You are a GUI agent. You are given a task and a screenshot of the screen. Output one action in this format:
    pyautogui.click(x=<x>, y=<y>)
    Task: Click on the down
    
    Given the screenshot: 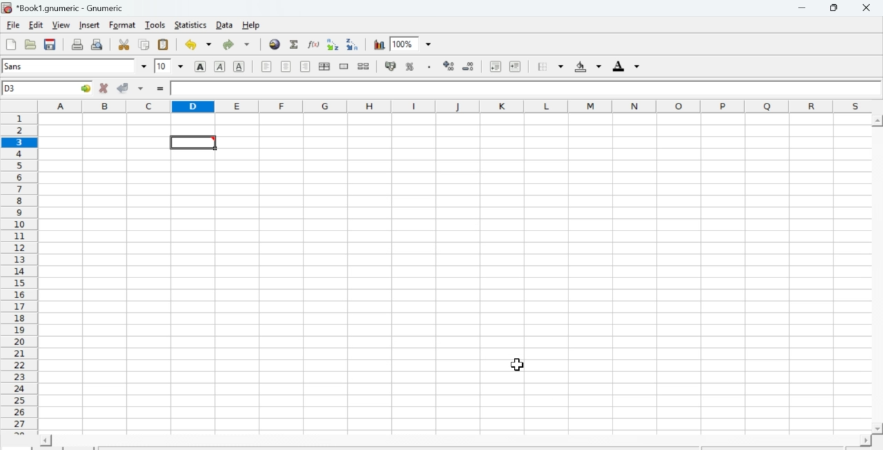 What is the action you would take?
    pyautogui.click(x=430, y=44)
    